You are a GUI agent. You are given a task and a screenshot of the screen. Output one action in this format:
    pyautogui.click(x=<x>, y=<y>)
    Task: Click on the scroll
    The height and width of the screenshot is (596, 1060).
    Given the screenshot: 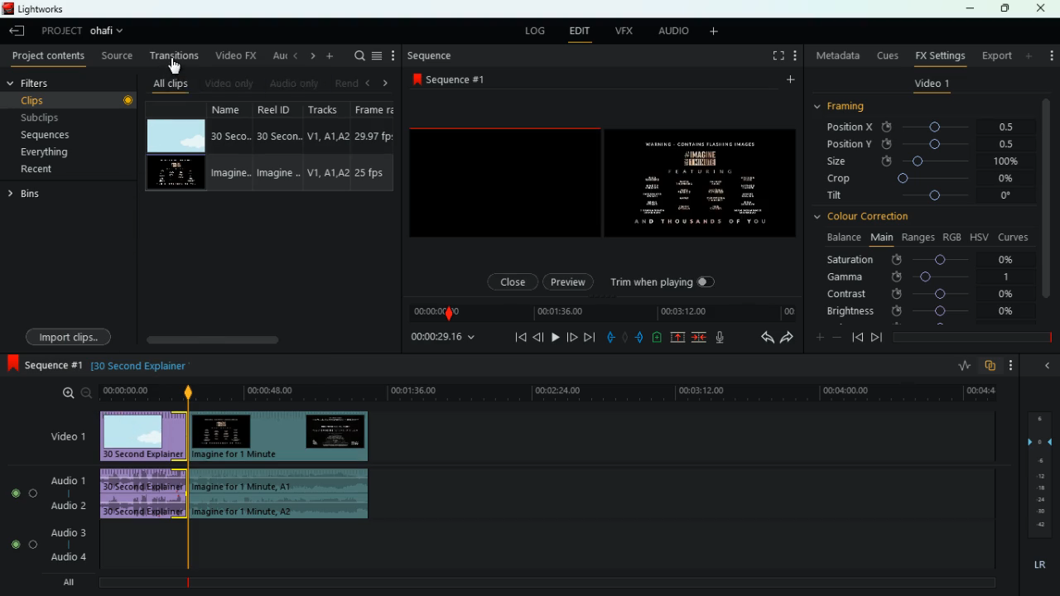 What is the action you would take?
    pyautogui.click(x=266, y=339)
    